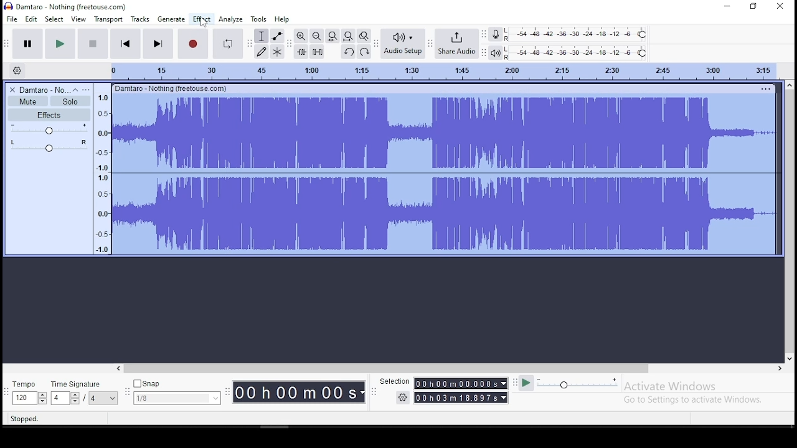 Image resolution: width=797 pixels, height=448 pixels. I want to click on , so click(514, 382).